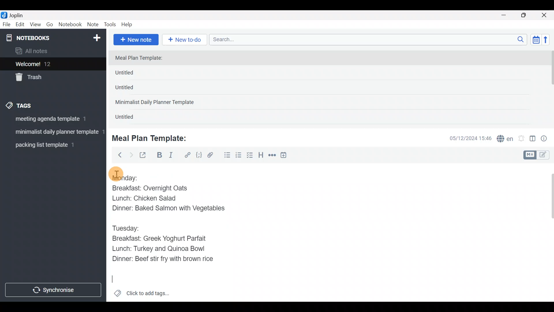 The width and height of the screenshot is (554, 312). I want to click on Trash, so click(50, 78).